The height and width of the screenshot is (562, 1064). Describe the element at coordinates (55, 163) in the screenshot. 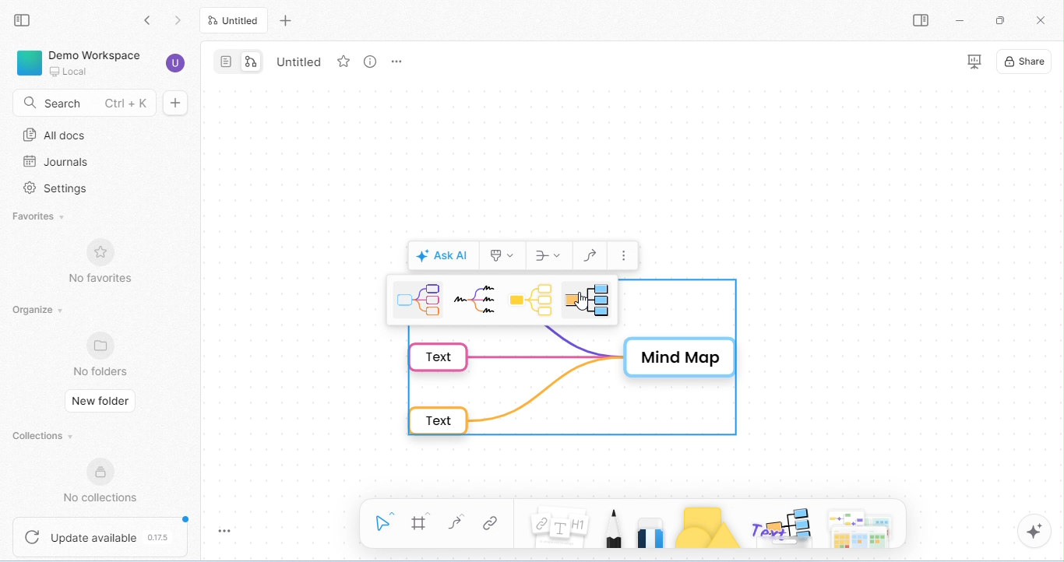

I see `journal` at that location.